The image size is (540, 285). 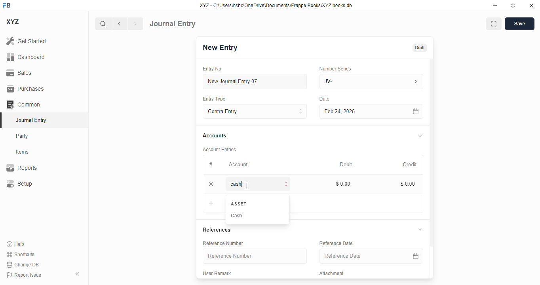 I want to click on purchases, so click(x=26, y=89).